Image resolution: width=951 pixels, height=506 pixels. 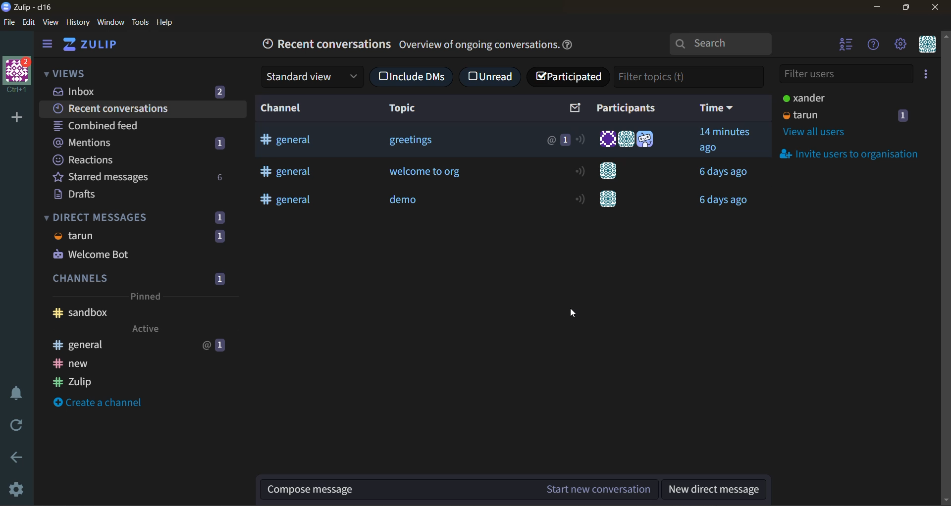 What do you see at coordinates (715, 488) in the screenshot?
I see `new direct message` at bounding box center [715, 488].